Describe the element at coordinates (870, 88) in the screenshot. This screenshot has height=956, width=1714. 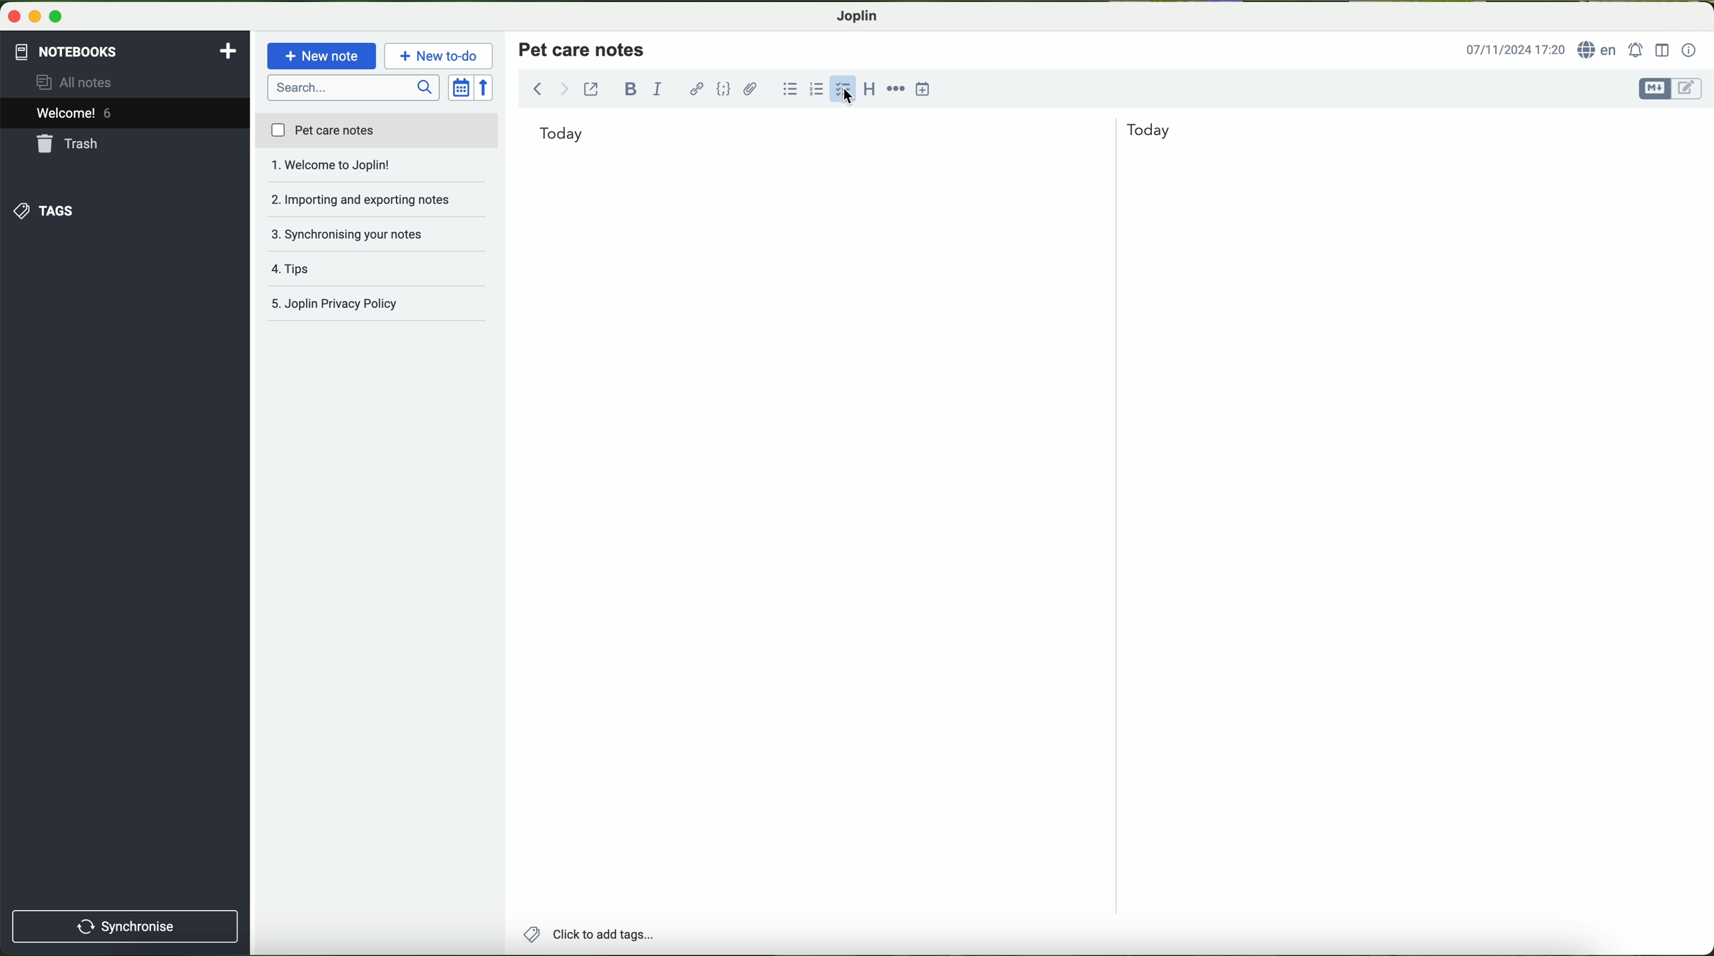
I see `heading` at that location.